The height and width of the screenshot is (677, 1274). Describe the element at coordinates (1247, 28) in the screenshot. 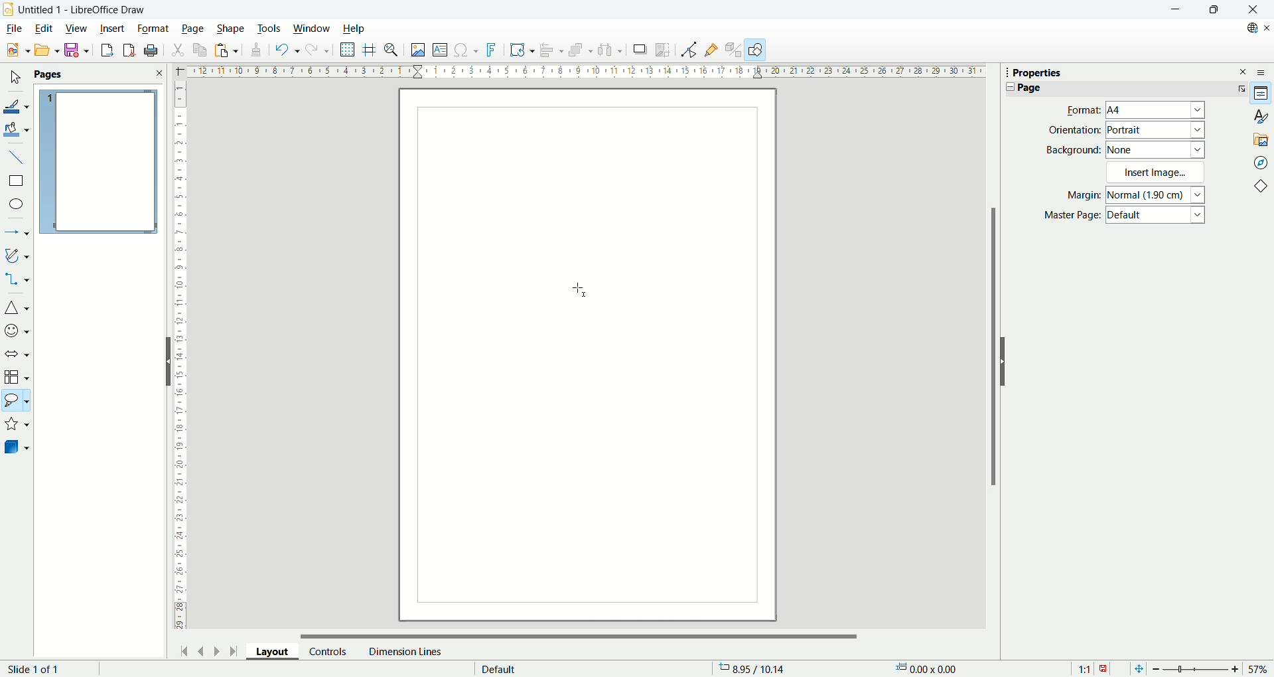

I see `Search on web` at that location.